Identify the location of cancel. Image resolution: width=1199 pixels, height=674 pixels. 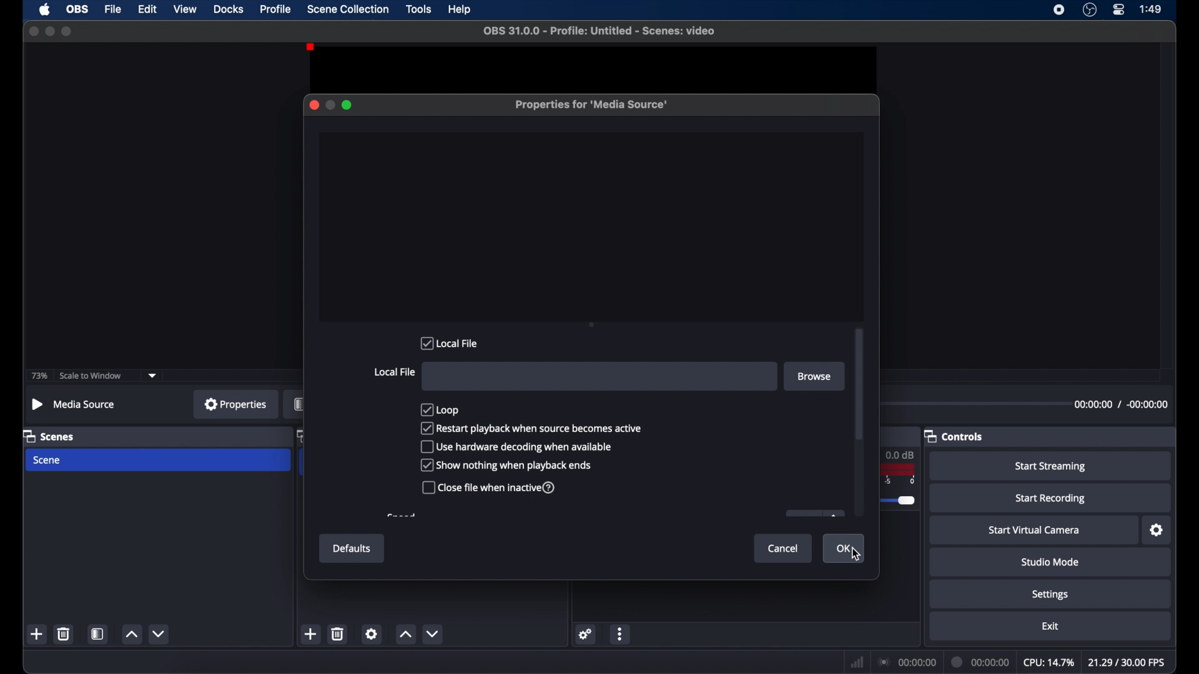
(786, 549).